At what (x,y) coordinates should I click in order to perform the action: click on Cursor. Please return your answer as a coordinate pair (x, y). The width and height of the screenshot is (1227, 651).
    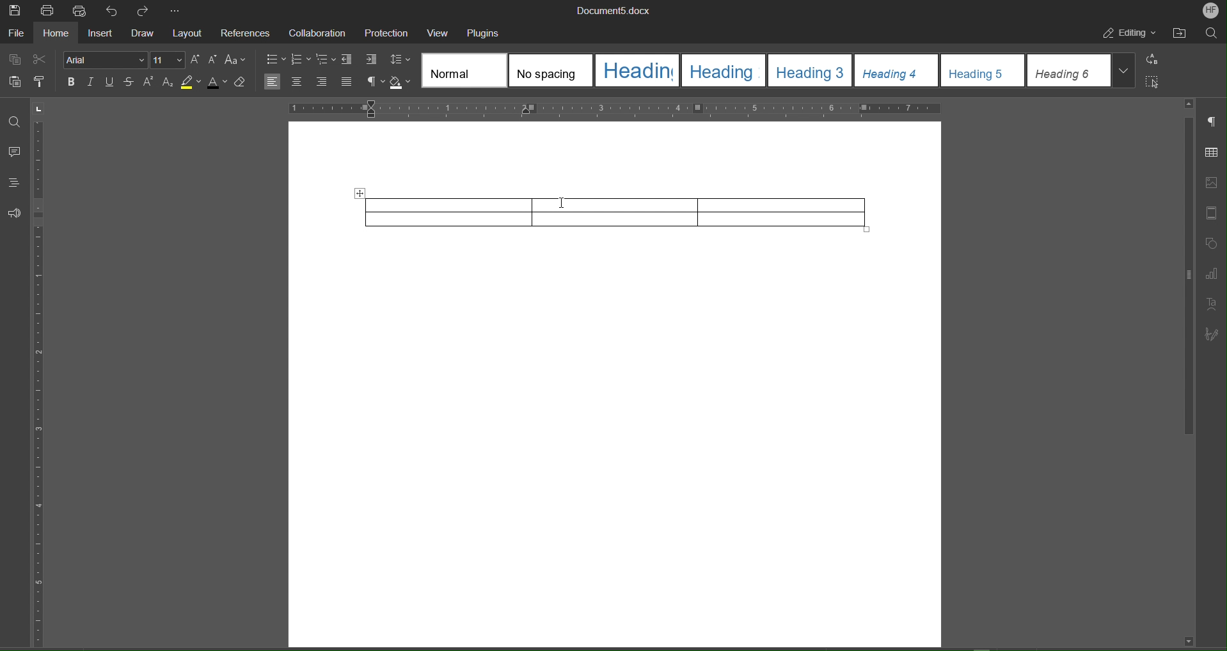
    Looking at the image, I should click on (562, 203).